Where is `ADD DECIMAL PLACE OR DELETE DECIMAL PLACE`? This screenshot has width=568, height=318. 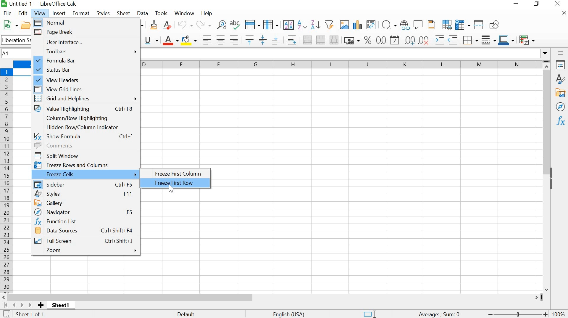
ADD DECIMAL PLACE OR DELETE DECIMAL PLACE is located at coordinates (418, 39).